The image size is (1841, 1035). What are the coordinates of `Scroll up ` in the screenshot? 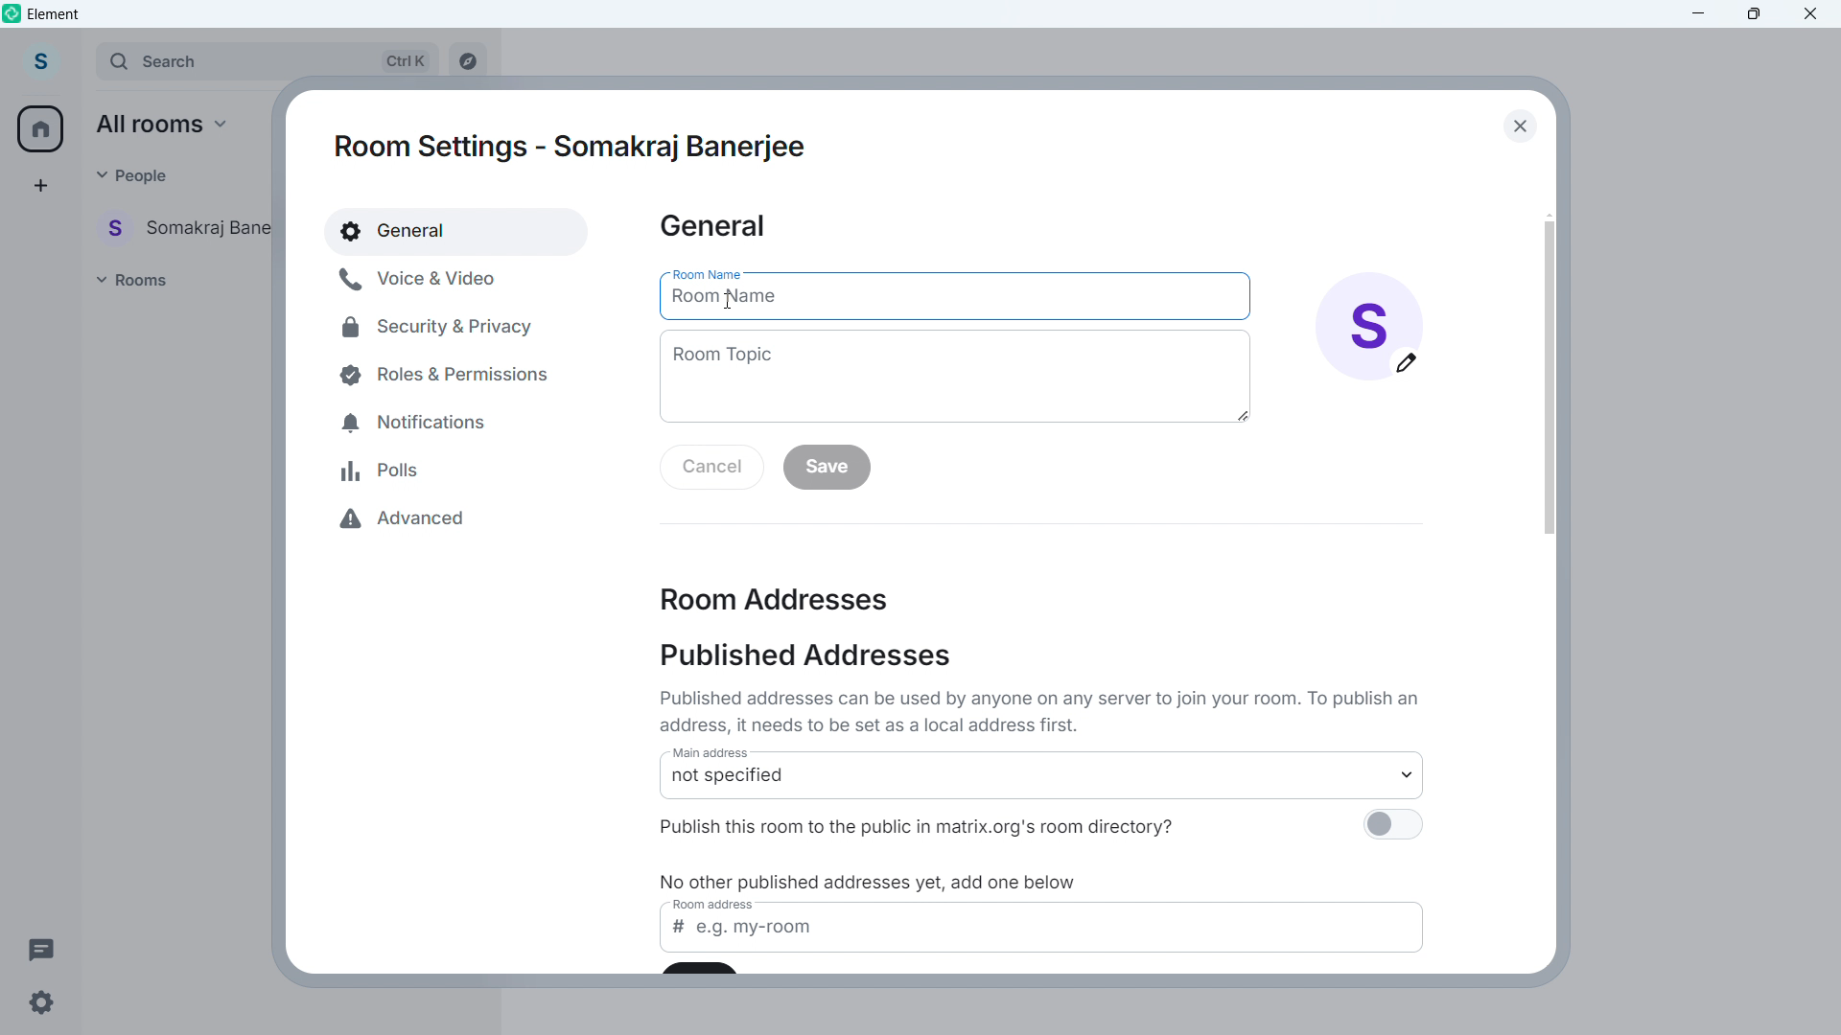 It's located at (1549, 214).